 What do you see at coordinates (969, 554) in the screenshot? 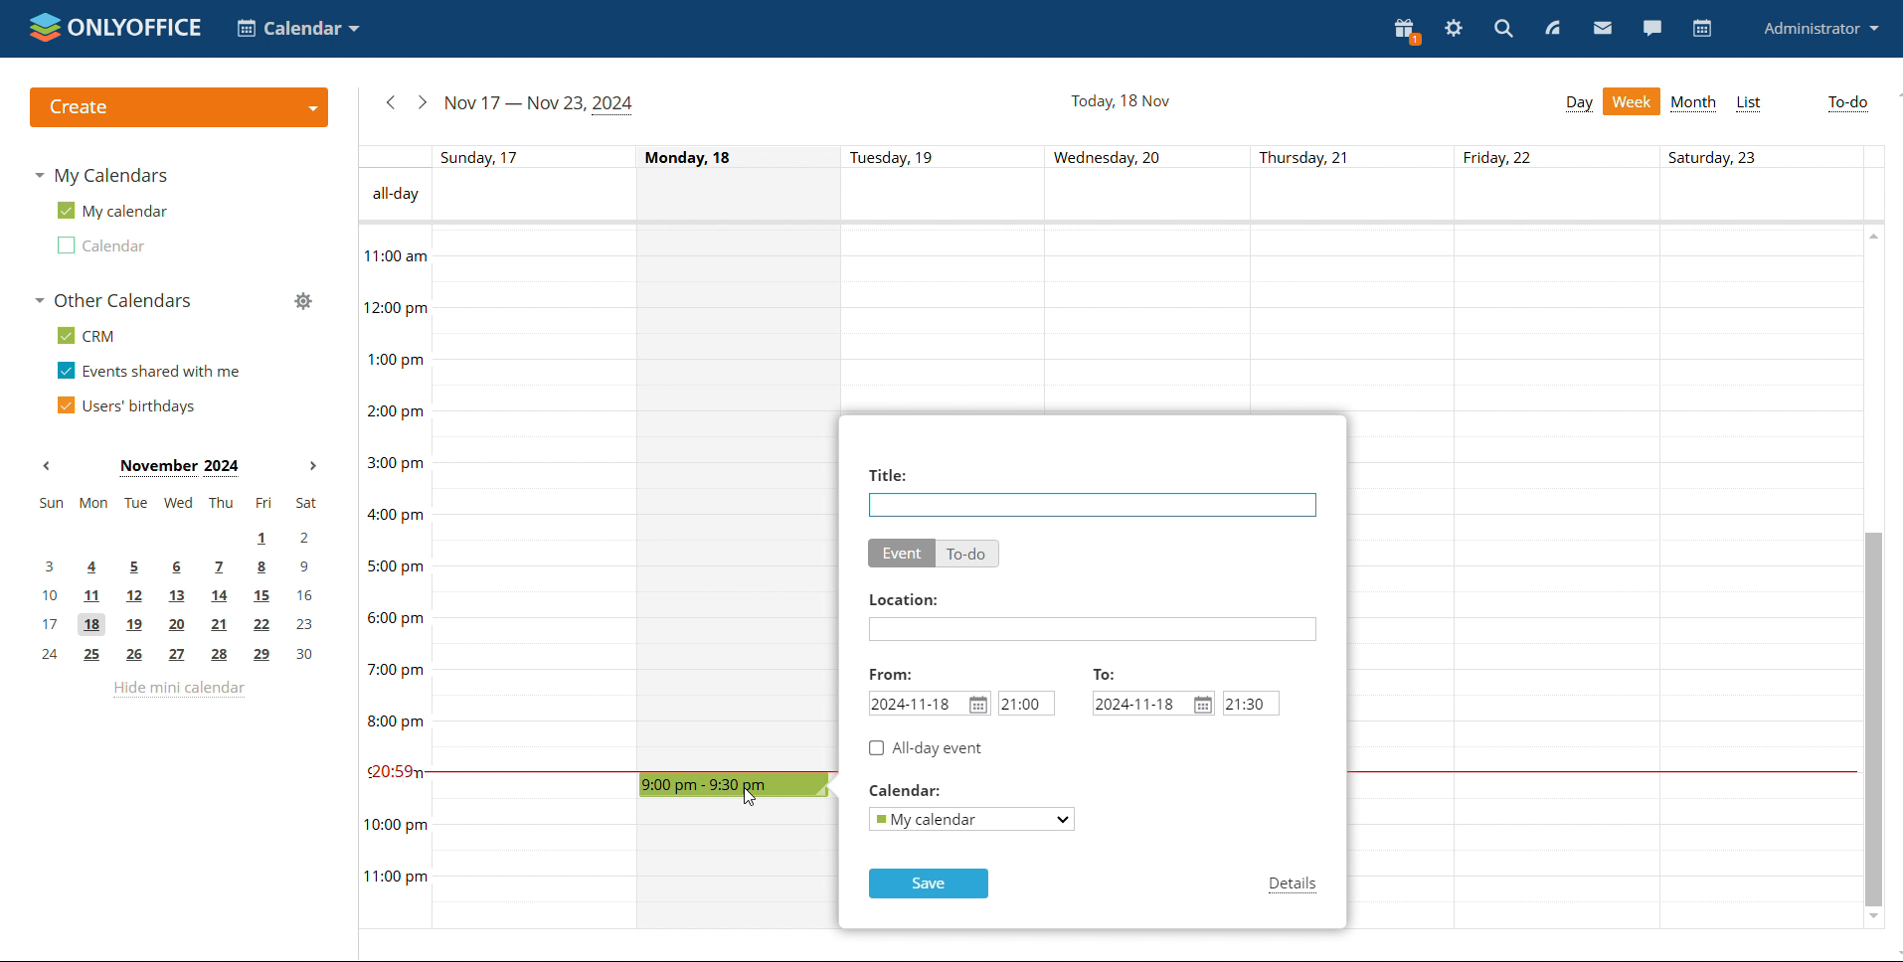
I see `to-do` at bounding box center [969, 554].